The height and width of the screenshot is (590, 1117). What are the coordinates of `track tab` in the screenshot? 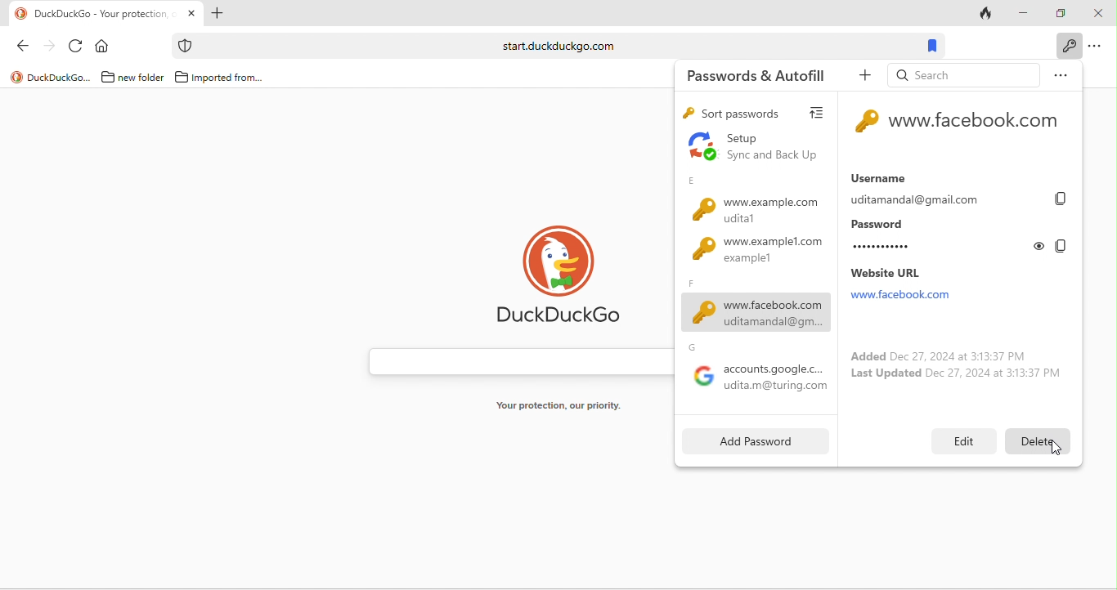 It's located at (987, 16).